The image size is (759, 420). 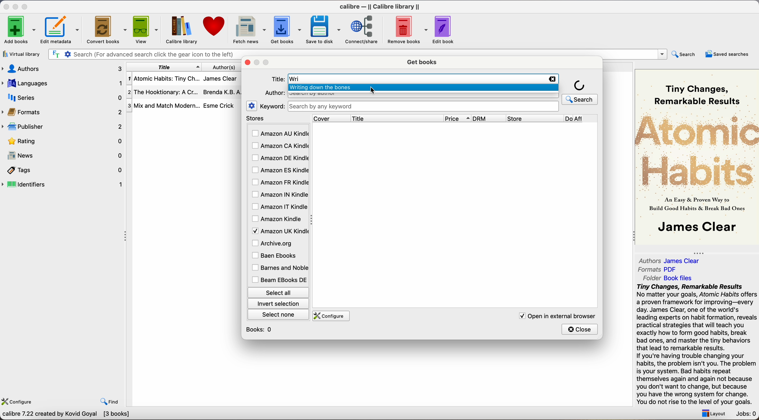 I want to click on title, so click(x=397, y=118).